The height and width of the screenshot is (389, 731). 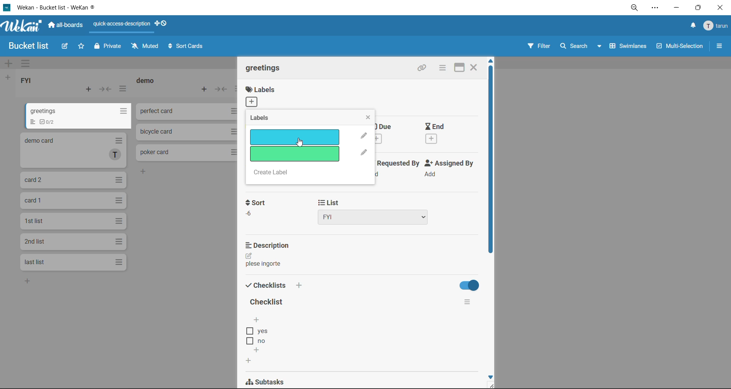 What do you see at coordinates (107, 48) in the screenshot?
I see `private` at bounding box center [107, 48].